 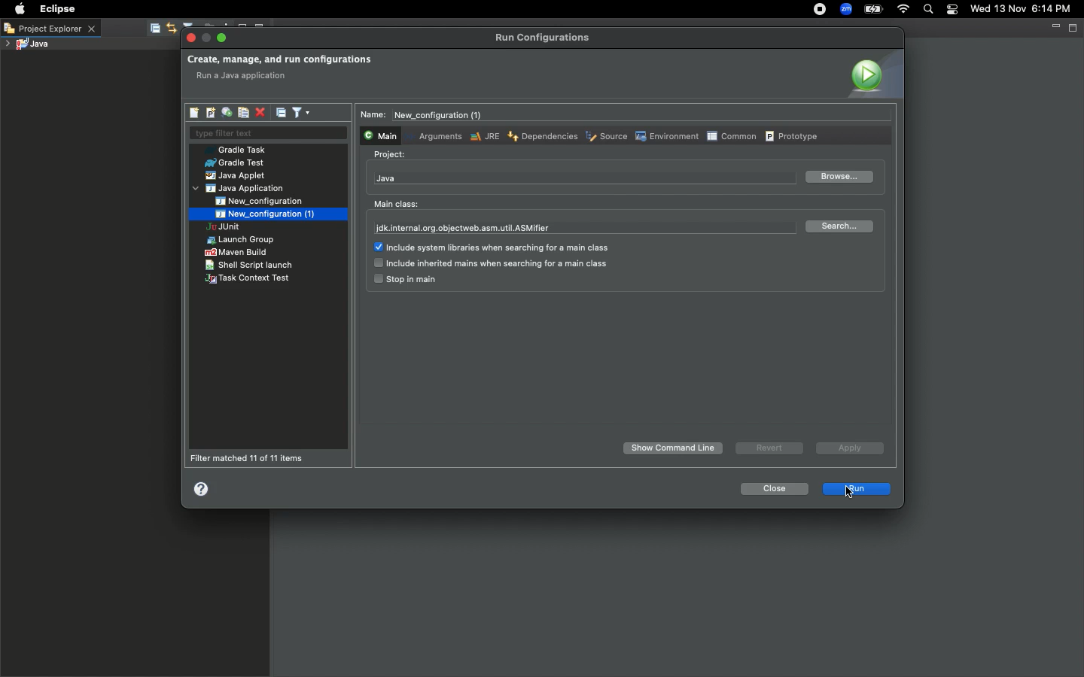 What do you see at coordinates (192, 38) in the screenshot?
I see `Close` at bounding box center [192, 38].